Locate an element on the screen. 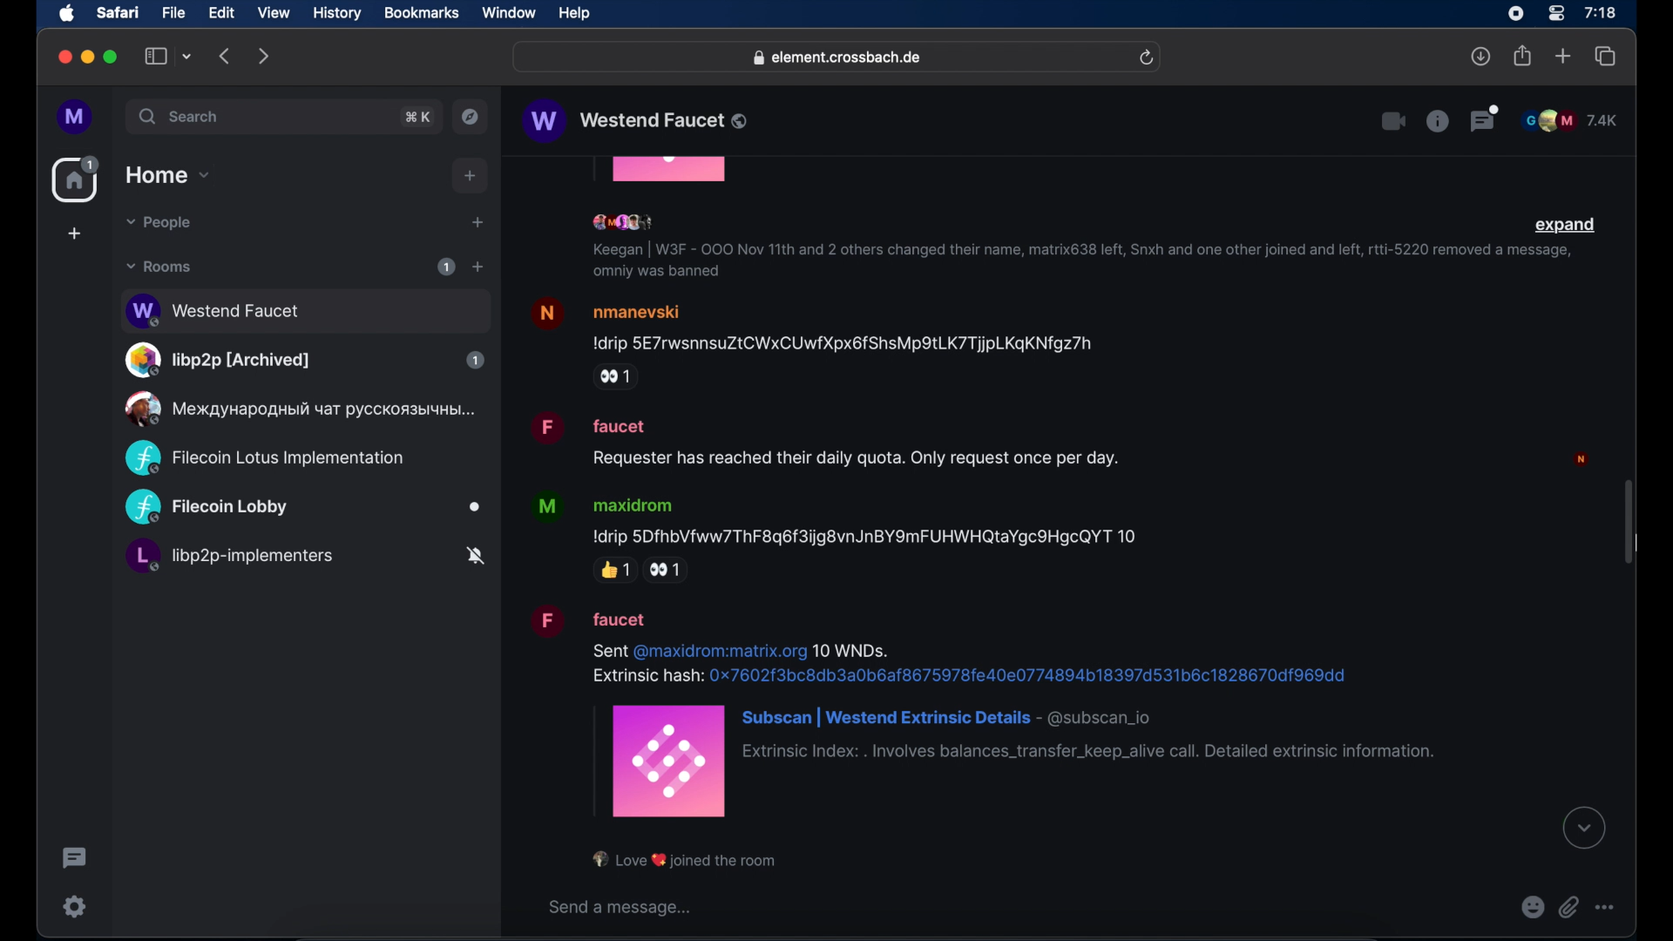  thumbs up reaction is located at coordinates (614, 570).